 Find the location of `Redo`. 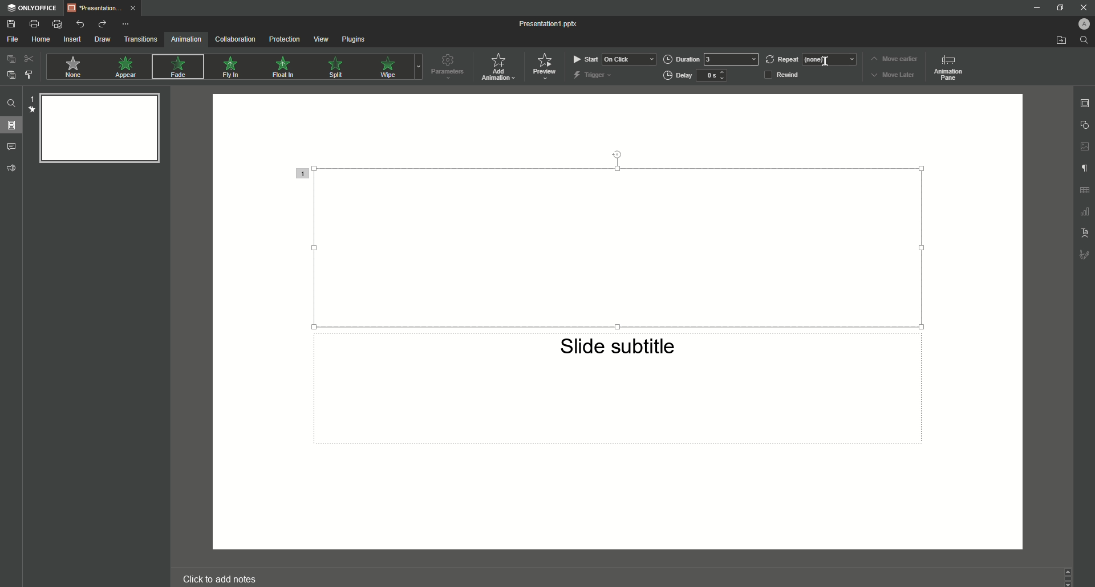

Redo is located at coordinates (103, 25).